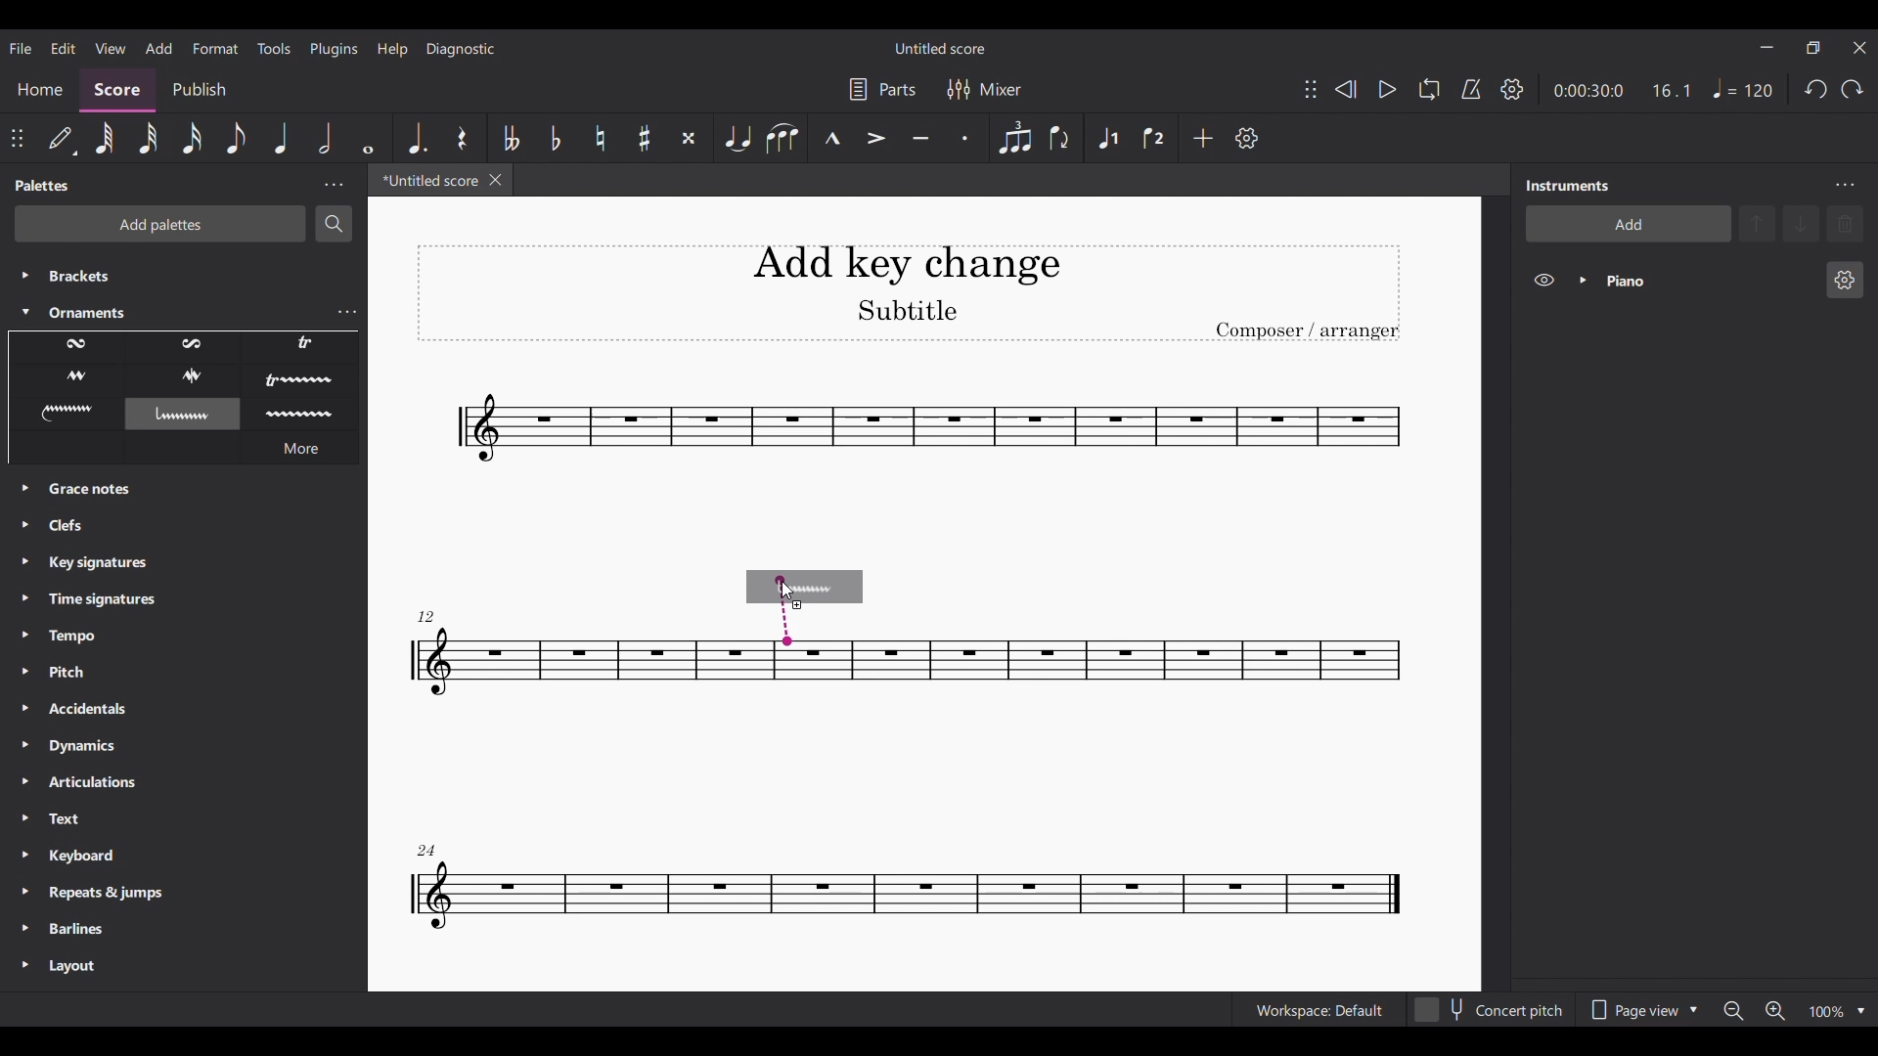  I want to click on Tuneto, so click(920, 137).